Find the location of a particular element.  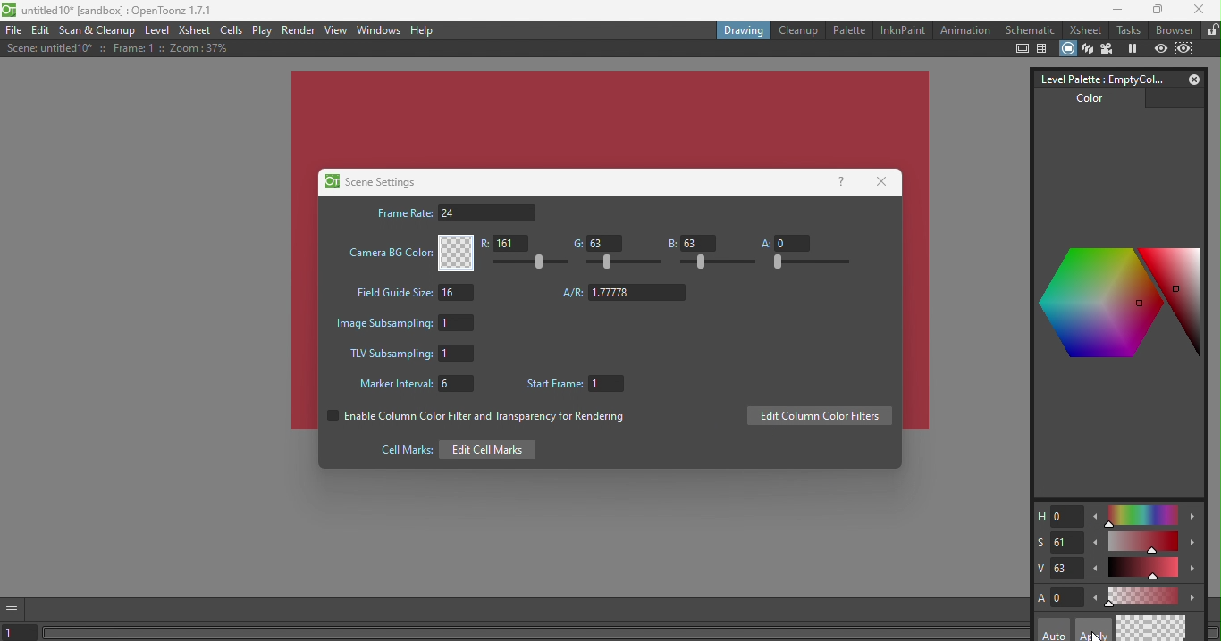

close is located at coordinates (1201, 12).